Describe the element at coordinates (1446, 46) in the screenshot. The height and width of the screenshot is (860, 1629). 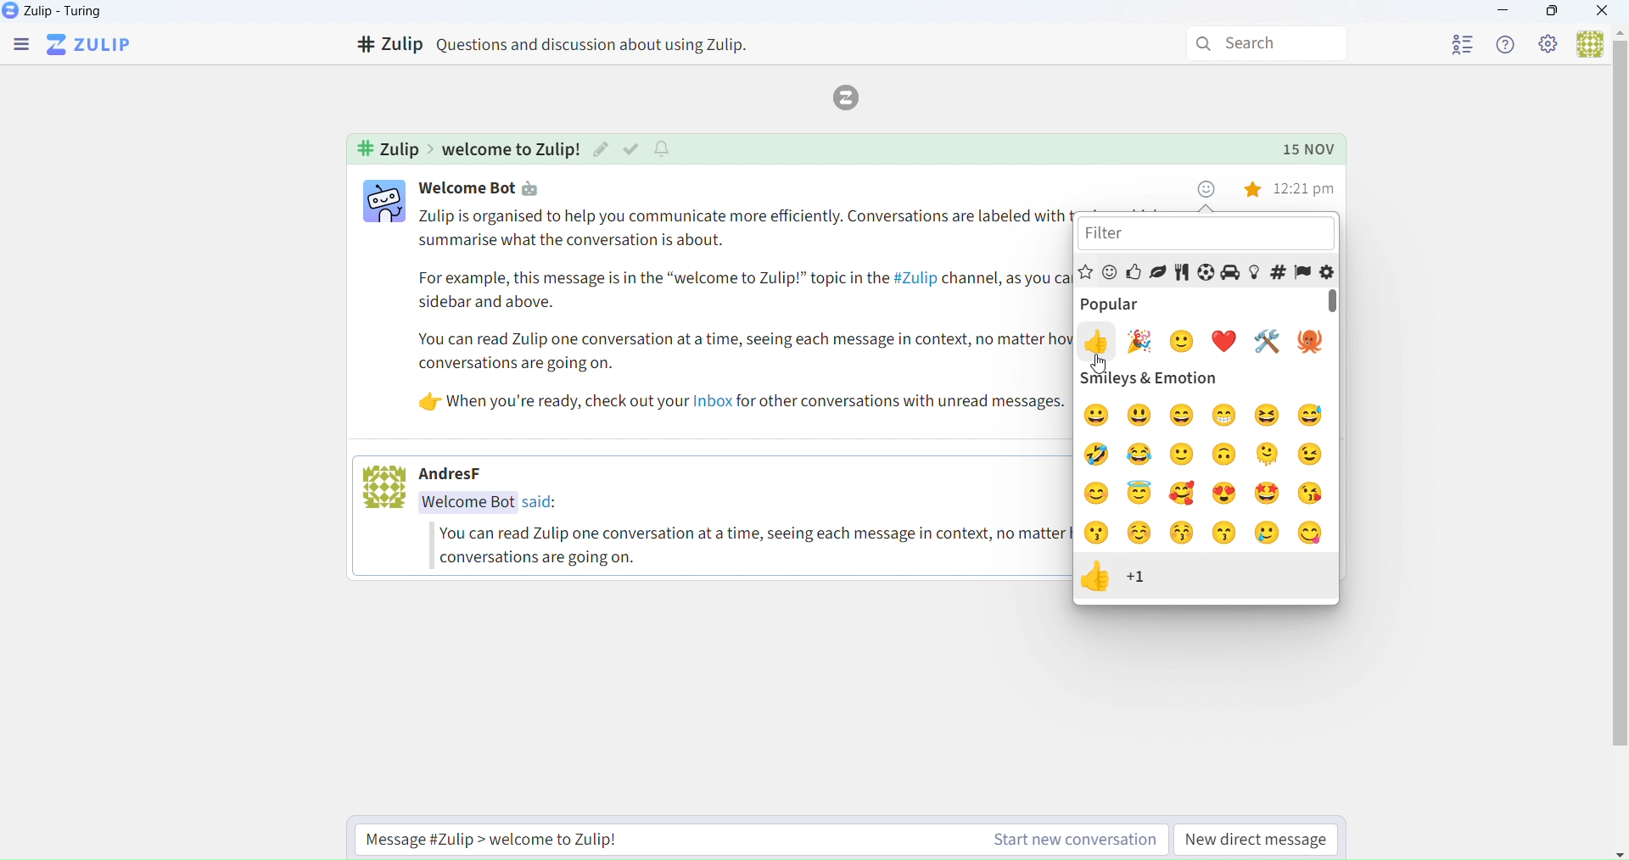
I see `User list` at that location.